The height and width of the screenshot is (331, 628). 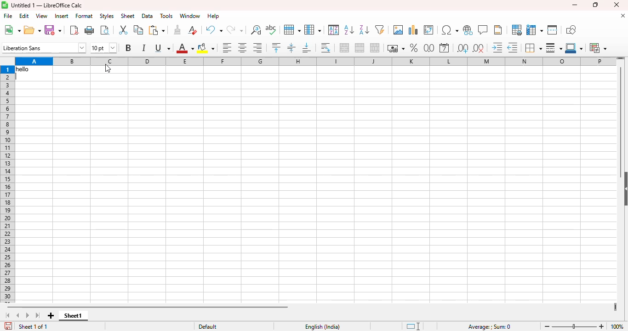 I want to click on align right, so click(x=258, y=48).